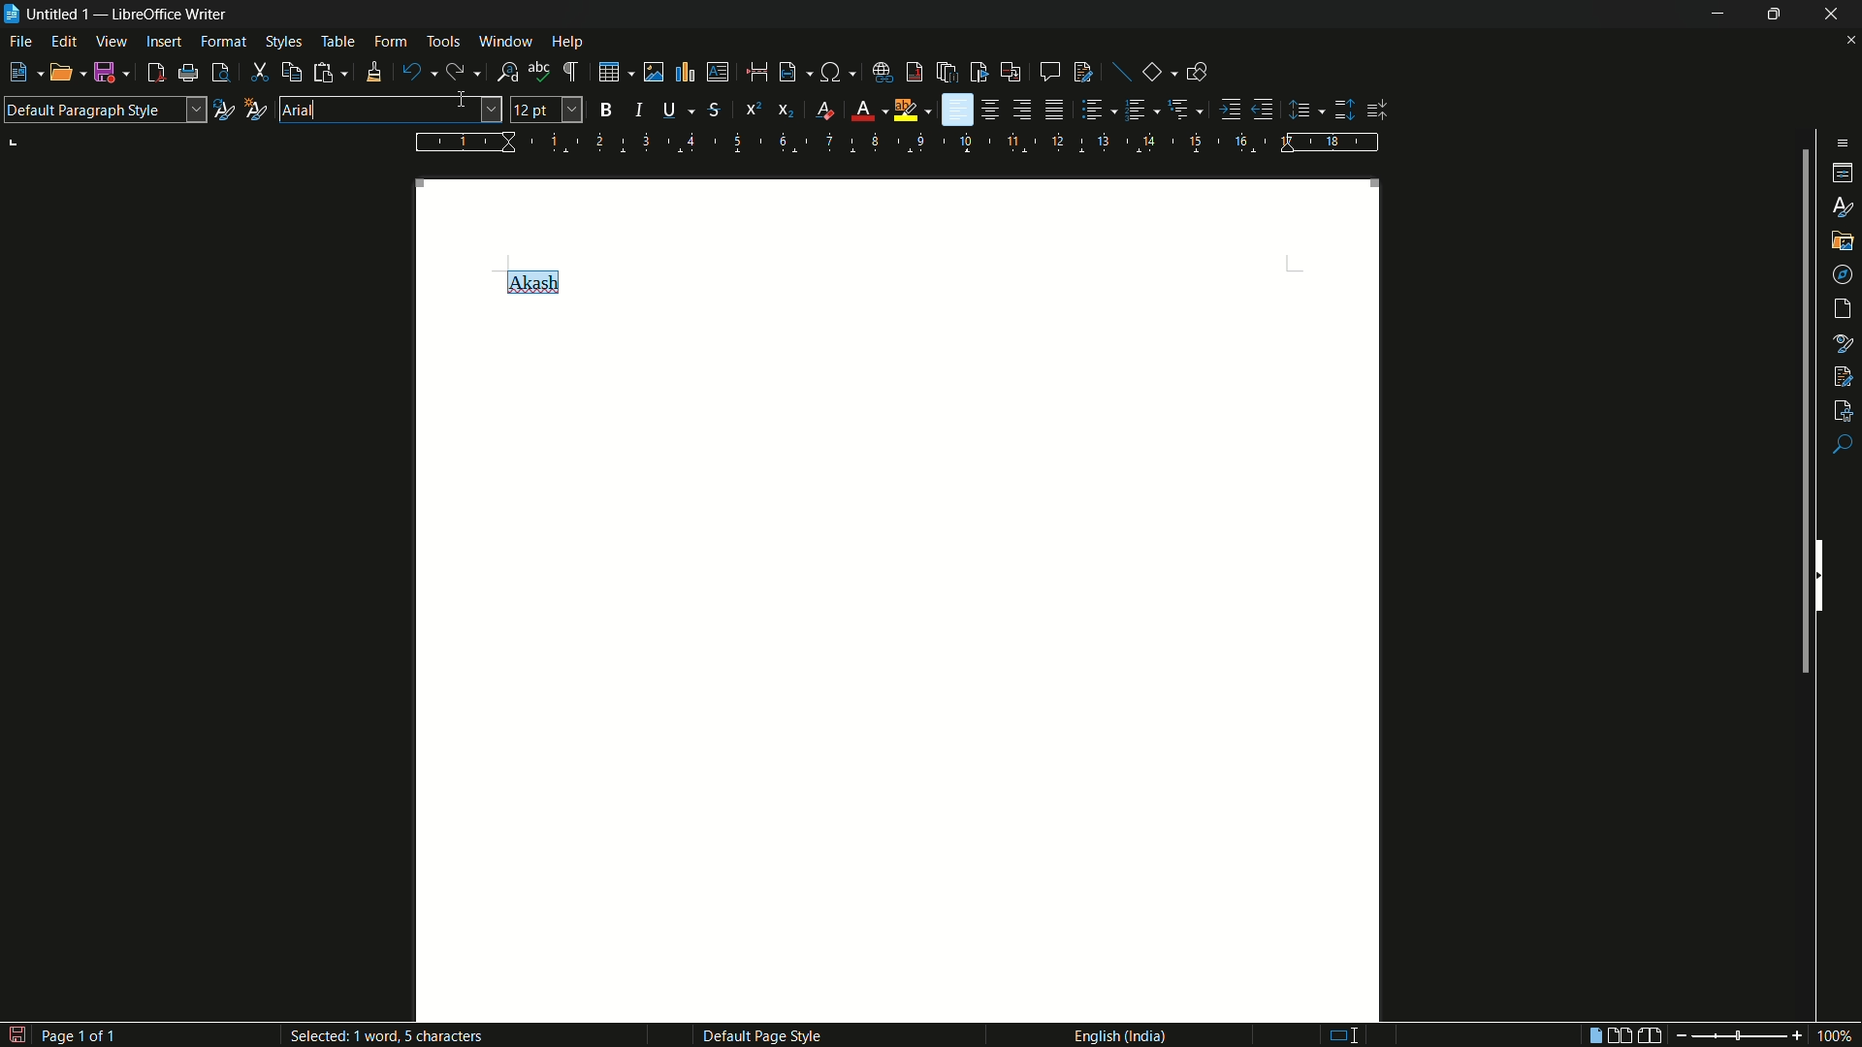 The image size is (1862, 1047). Describe the element at coordinates (1844, 408) in the screenshot. I see `accessibility check` at that location.